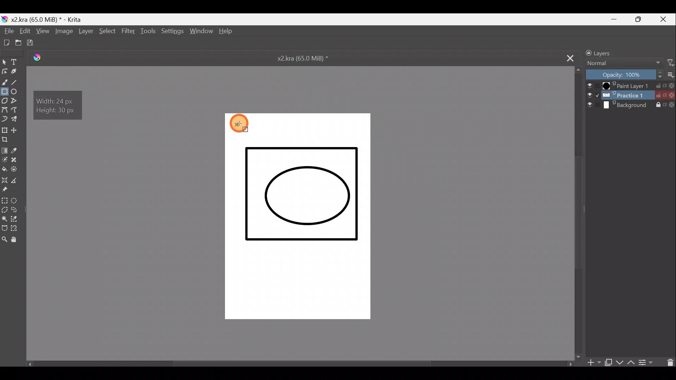  Describe the element at coordinates (608, 364) in the screenshot. I see `Duplicate layer` at that location.